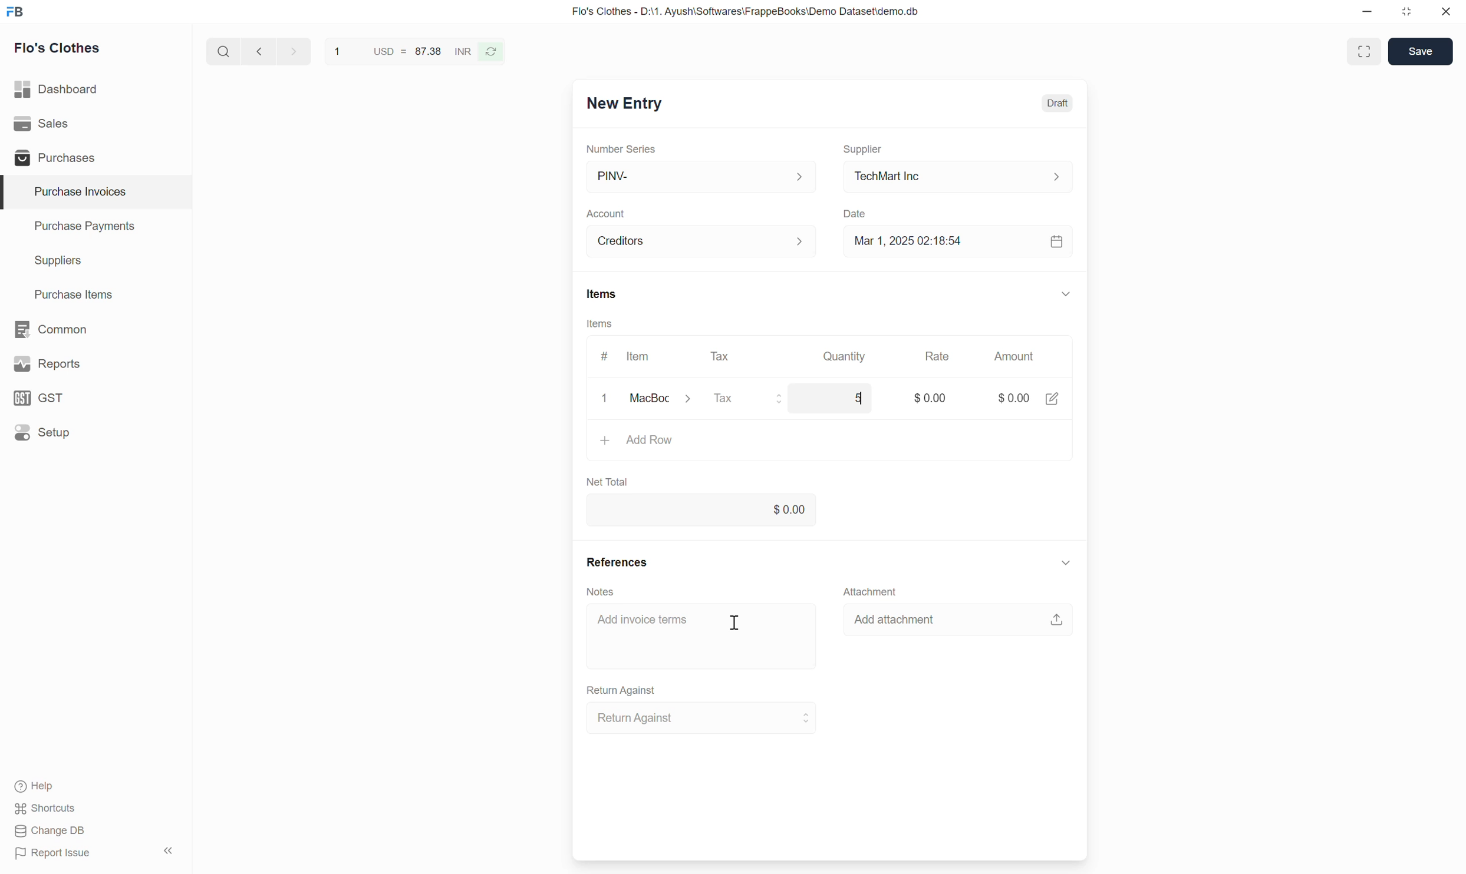  I want to click on Rate, so click(937, 356).